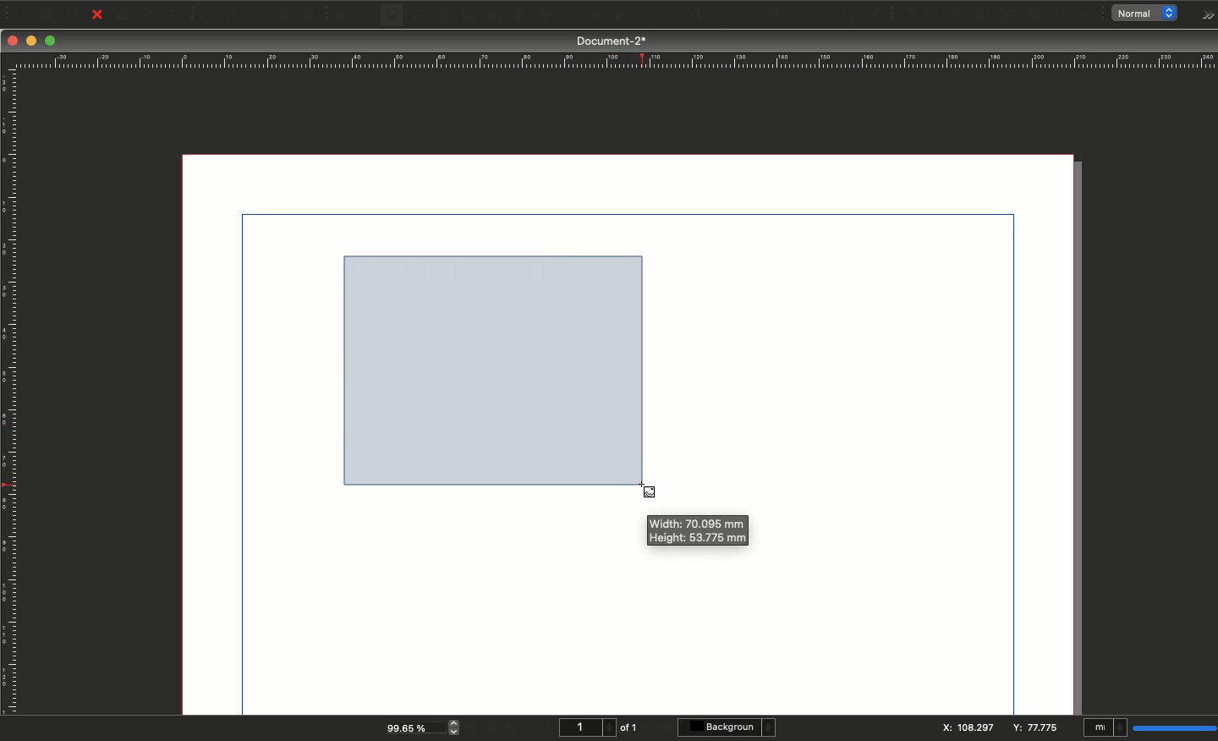  Describe the element at coordinates (729, 727) in the screenshot. I see `Background` at that location.